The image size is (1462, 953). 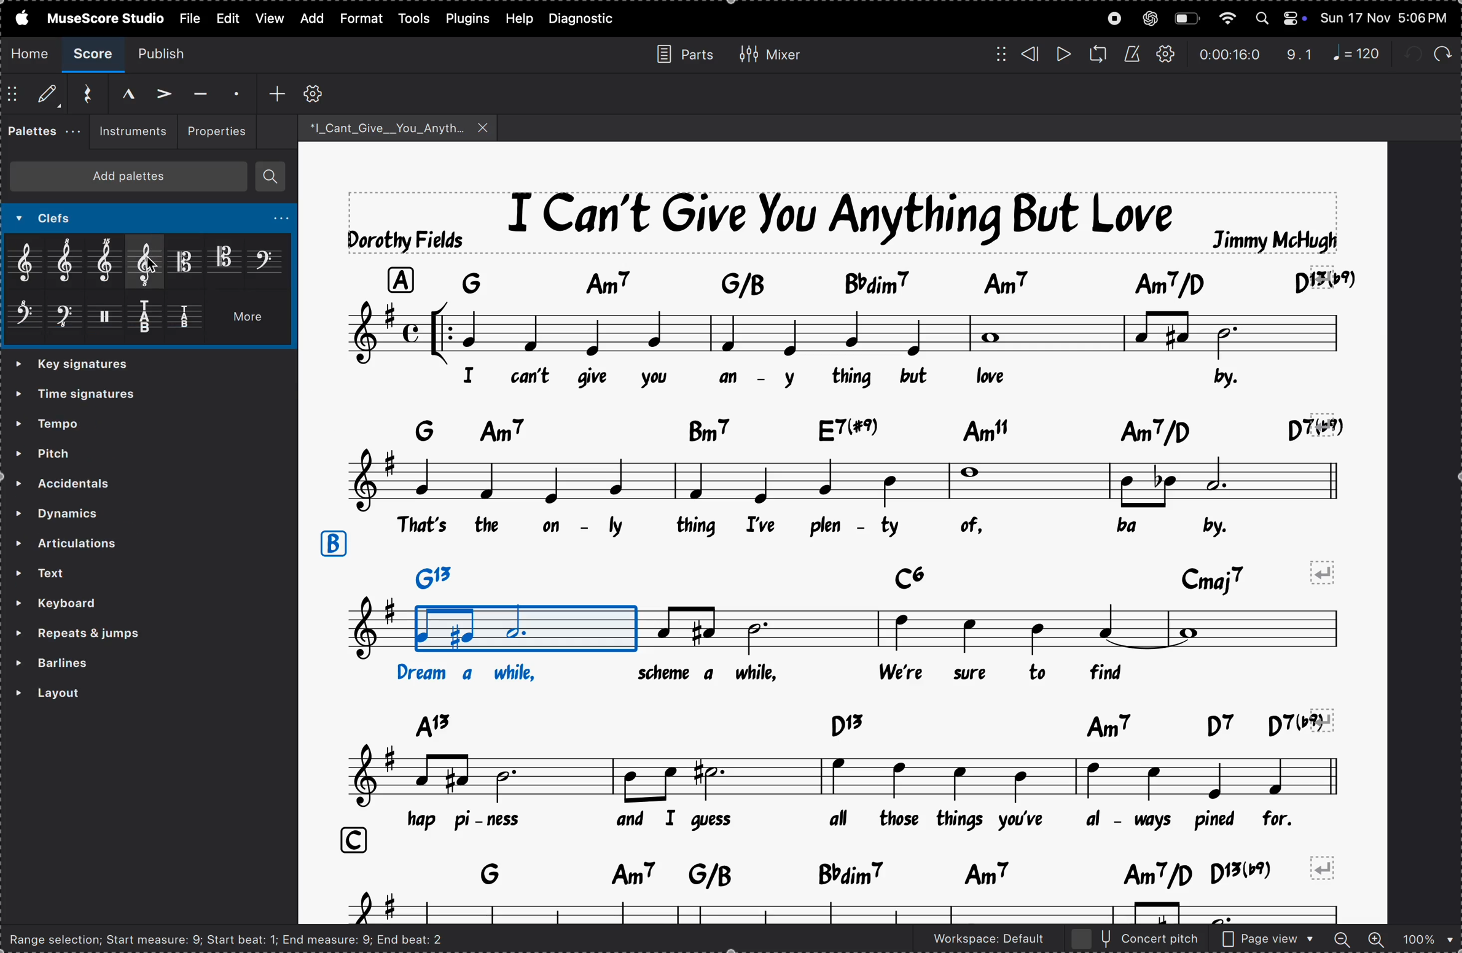 I want to click on add, so click(x=309, y=18).